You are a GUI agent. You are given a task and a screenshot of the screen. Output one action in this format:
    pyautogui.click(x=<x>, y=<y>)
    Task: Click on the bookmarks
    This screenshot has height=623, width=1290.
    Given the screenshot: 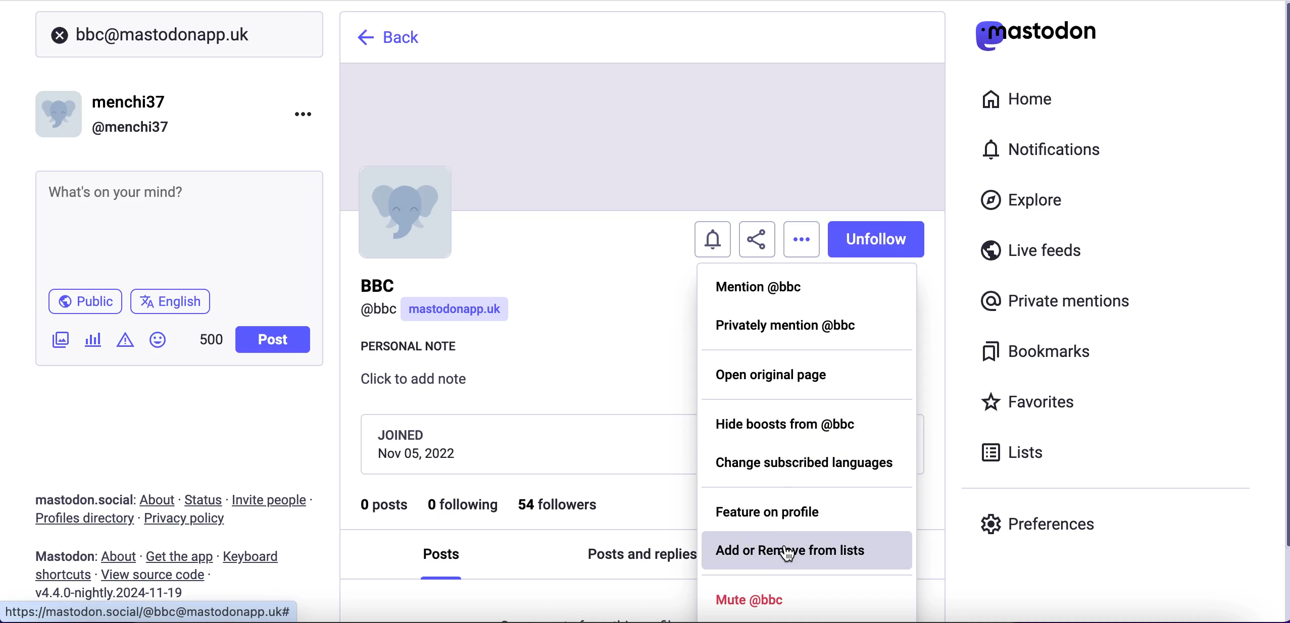 What is the action you would take?
    pyautogui.click(x=1039, y=352)
    